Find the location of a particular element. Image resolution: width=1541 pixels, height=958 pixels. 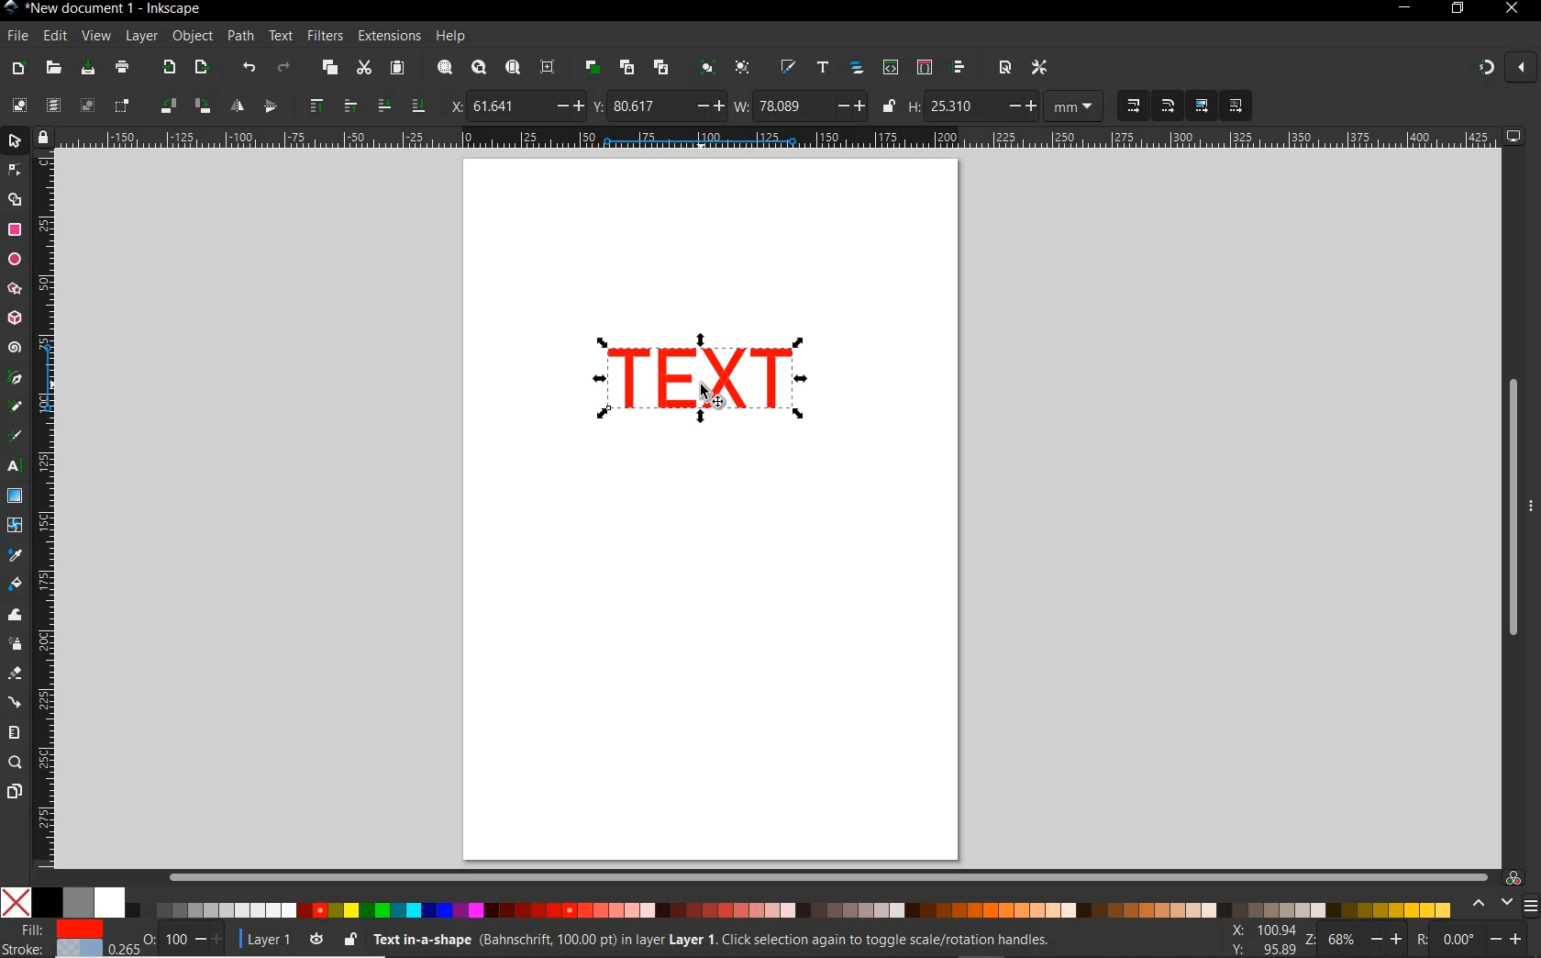

horizontal coordinate of selection is located at coordinates (514, 105).